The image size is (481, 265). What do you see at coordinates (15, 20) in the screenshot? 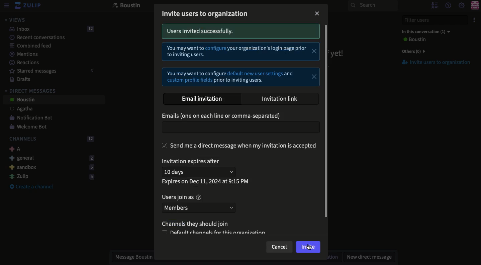
I see `Views` at bounding box center [15, 20].